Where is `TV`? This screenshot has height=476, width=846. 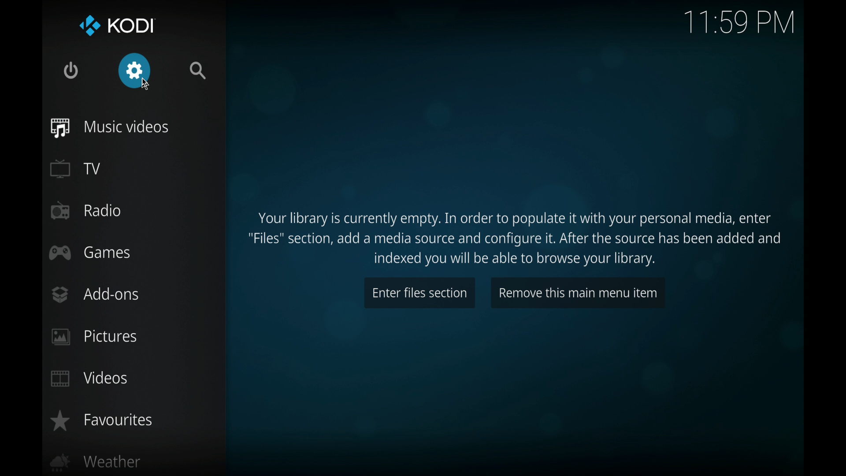
TV is located at coordinates (76, 168).